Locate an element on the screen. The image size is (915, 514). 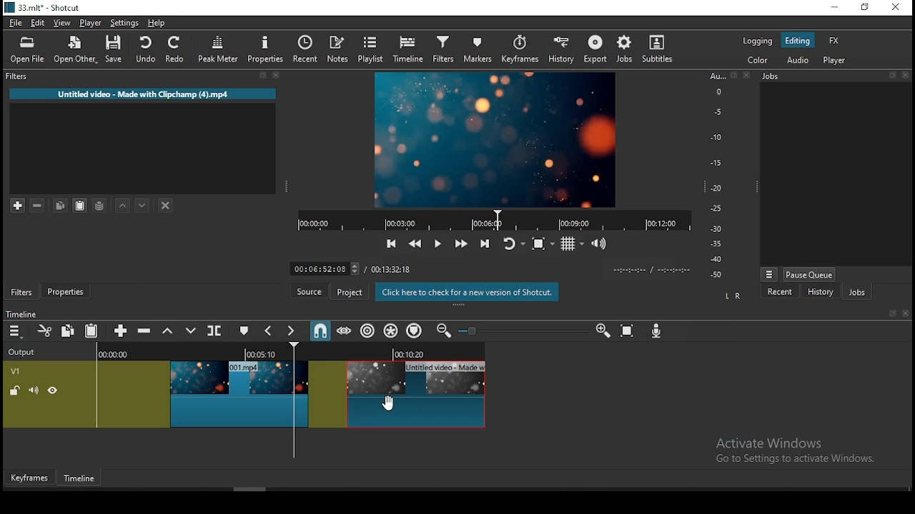
properties is located at coordinates (67, 291).